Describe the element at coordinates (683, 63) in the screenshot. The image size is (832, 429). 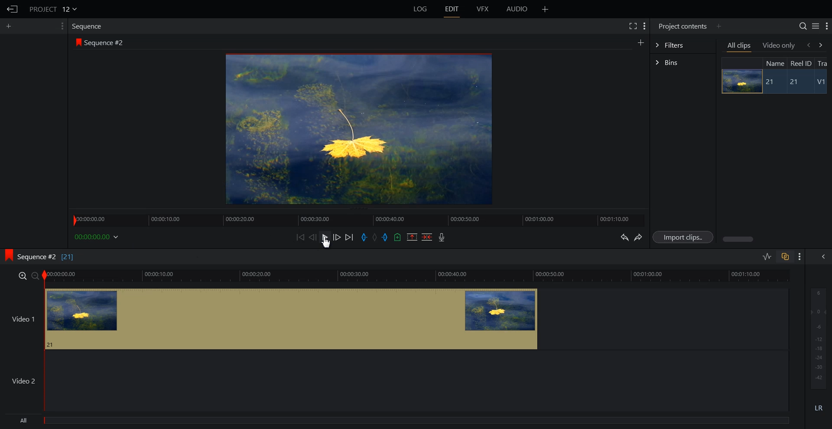
I see `Bins` at that location.